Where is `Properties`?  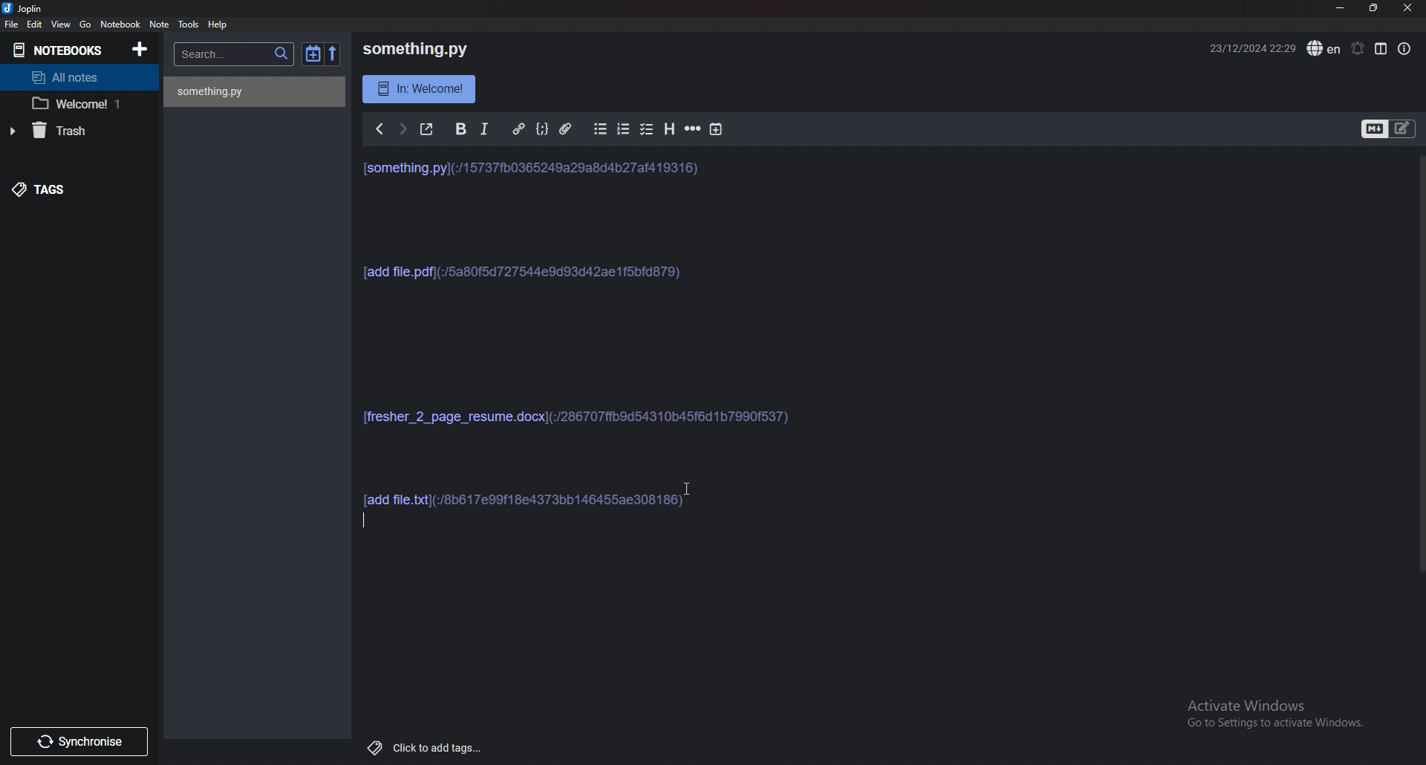
Properties is located at coordinates (1407, 47).